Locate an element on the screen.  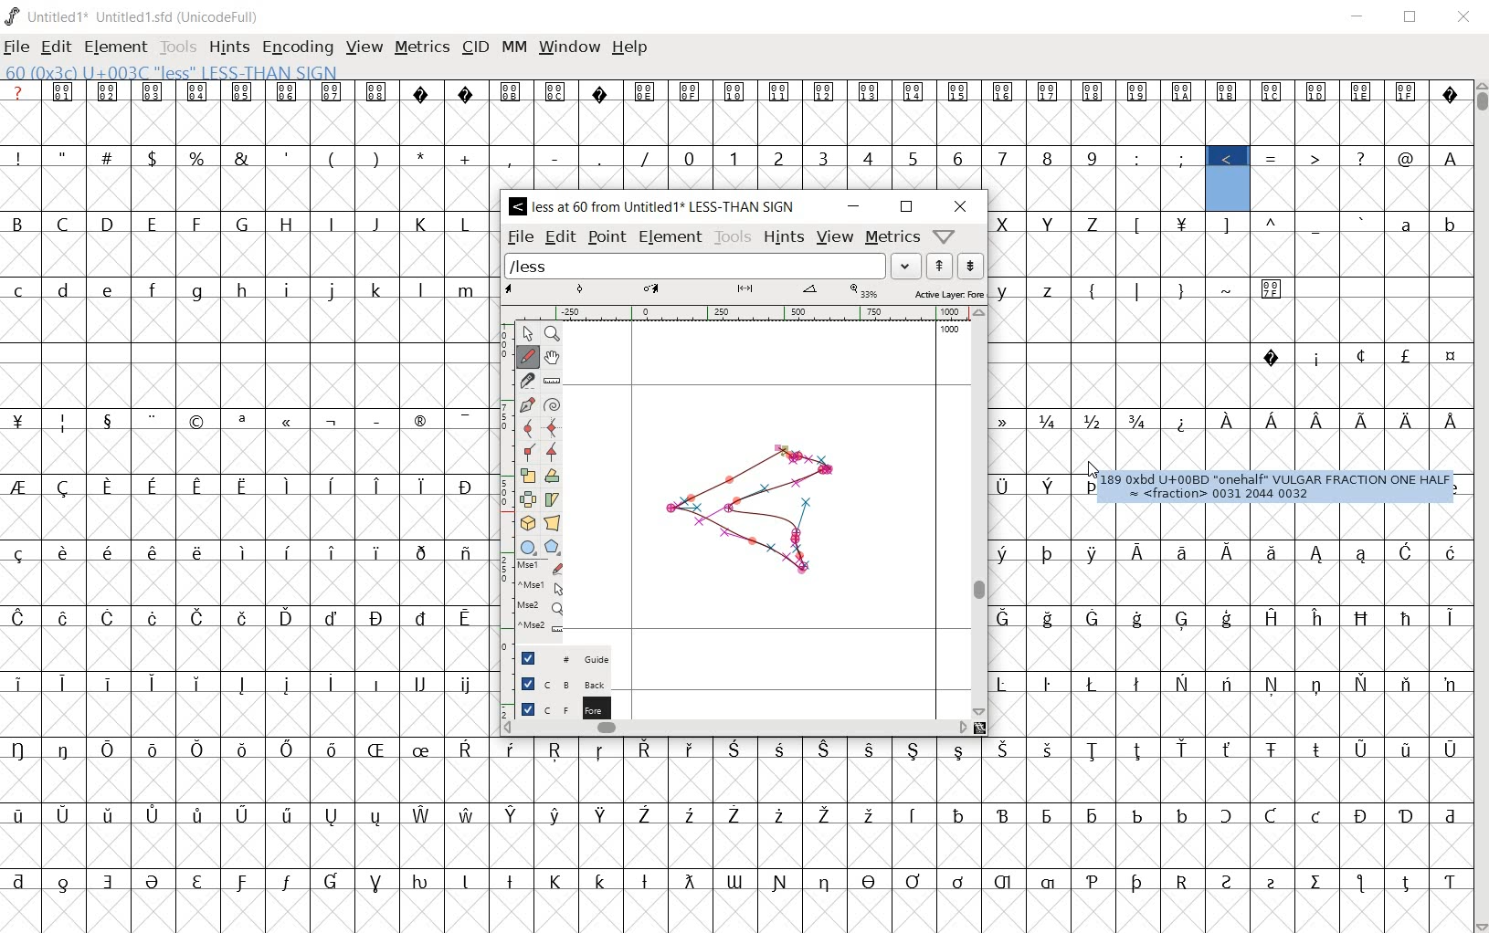
ruler is located at coordinates (743, 315).